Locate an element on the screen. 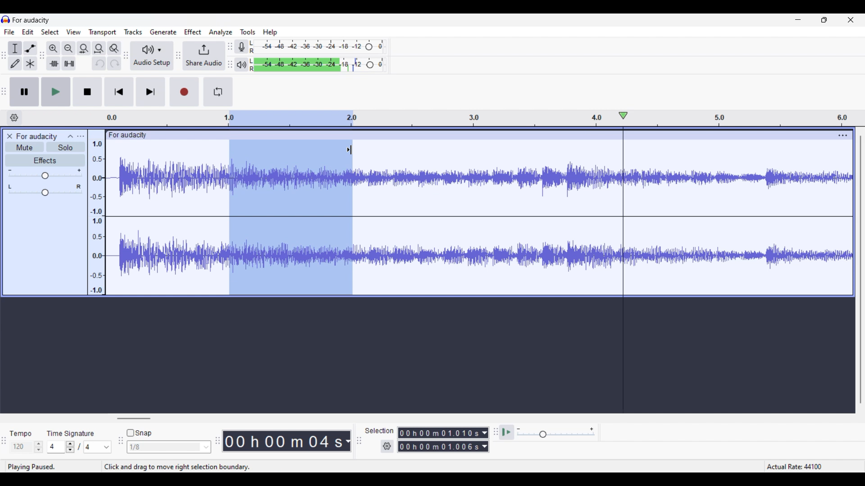 This screenshot has width=865, height=486. playing pause is located at coordinates (39, 465).